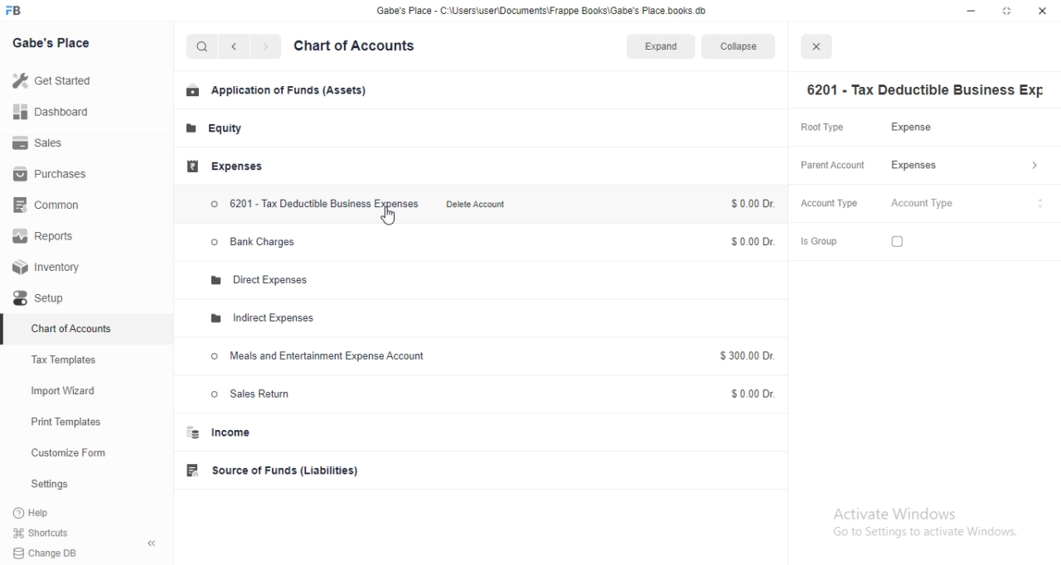 The image size is (1061, 565). Describe the element at coordinates (829, 126) in the screenshot. I see `Root Type` at that location.